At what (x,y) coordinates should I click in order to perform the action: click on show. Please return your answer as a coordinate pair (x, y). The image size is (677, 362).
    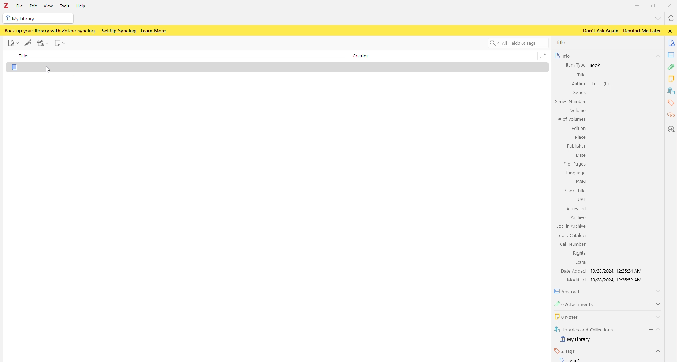
    Looking at the image, I should click on (661, 316).